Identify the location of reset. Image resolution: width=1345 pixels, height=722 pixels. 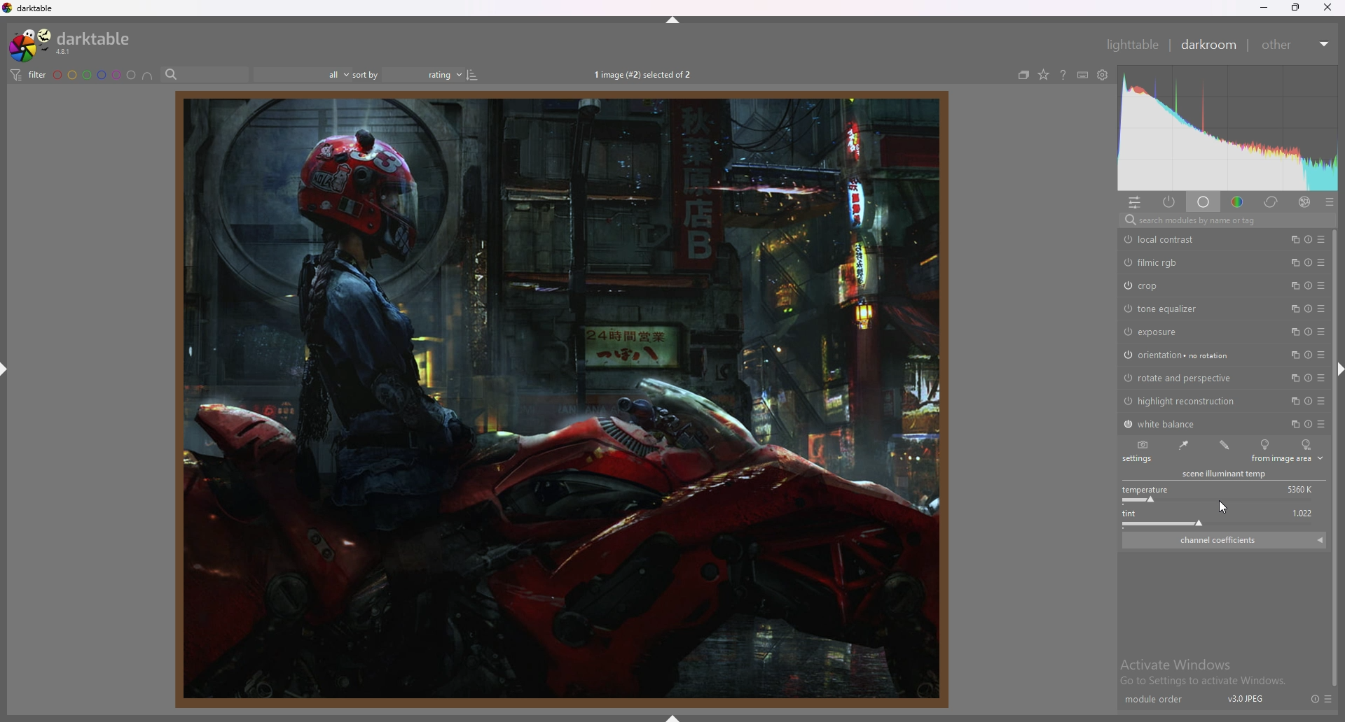
(1308, 424).